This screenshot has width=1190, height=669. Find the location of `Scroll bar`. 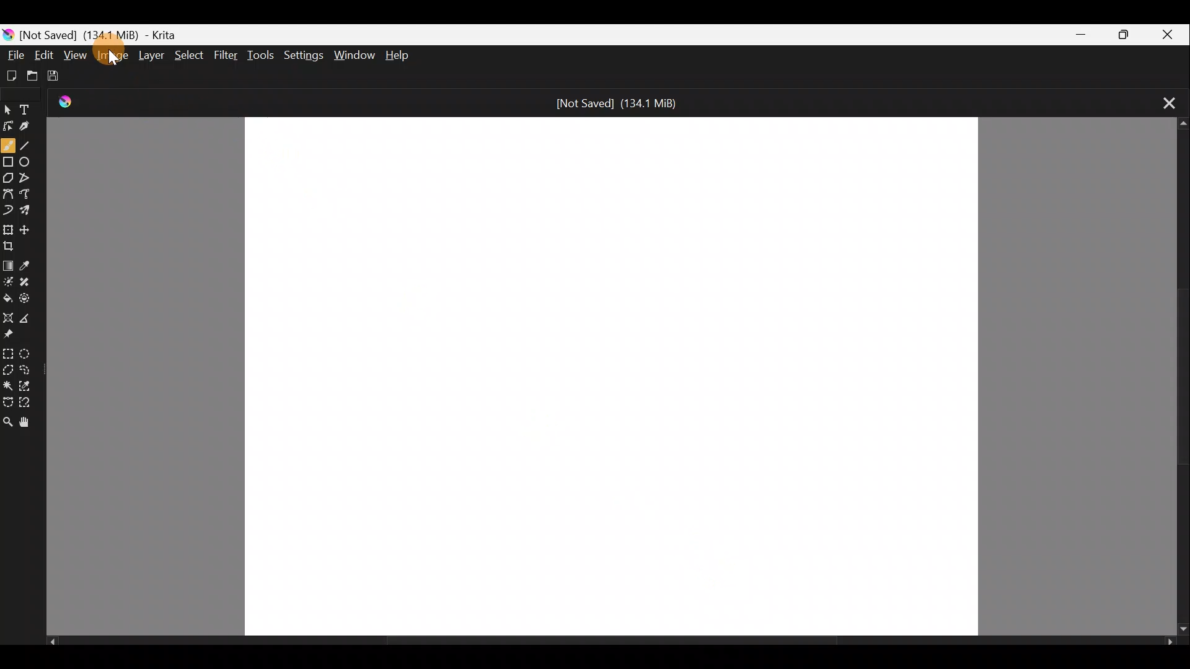

Scroll bar is located at coordinates (1178, 377).